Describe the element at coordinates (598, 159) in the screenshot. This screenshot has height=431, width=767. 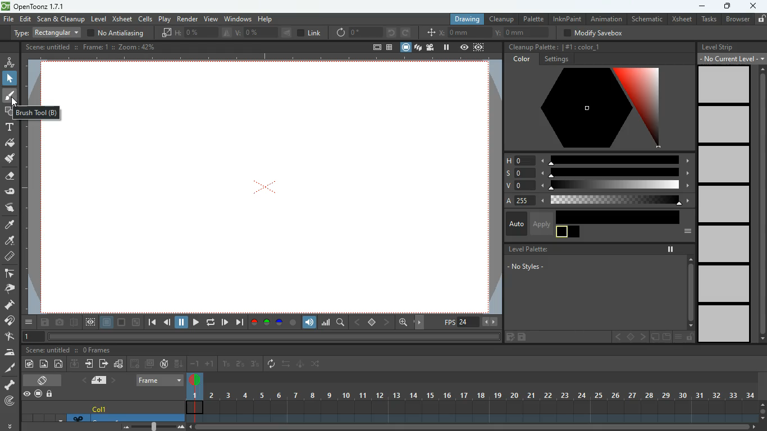
I see `h` at that location.